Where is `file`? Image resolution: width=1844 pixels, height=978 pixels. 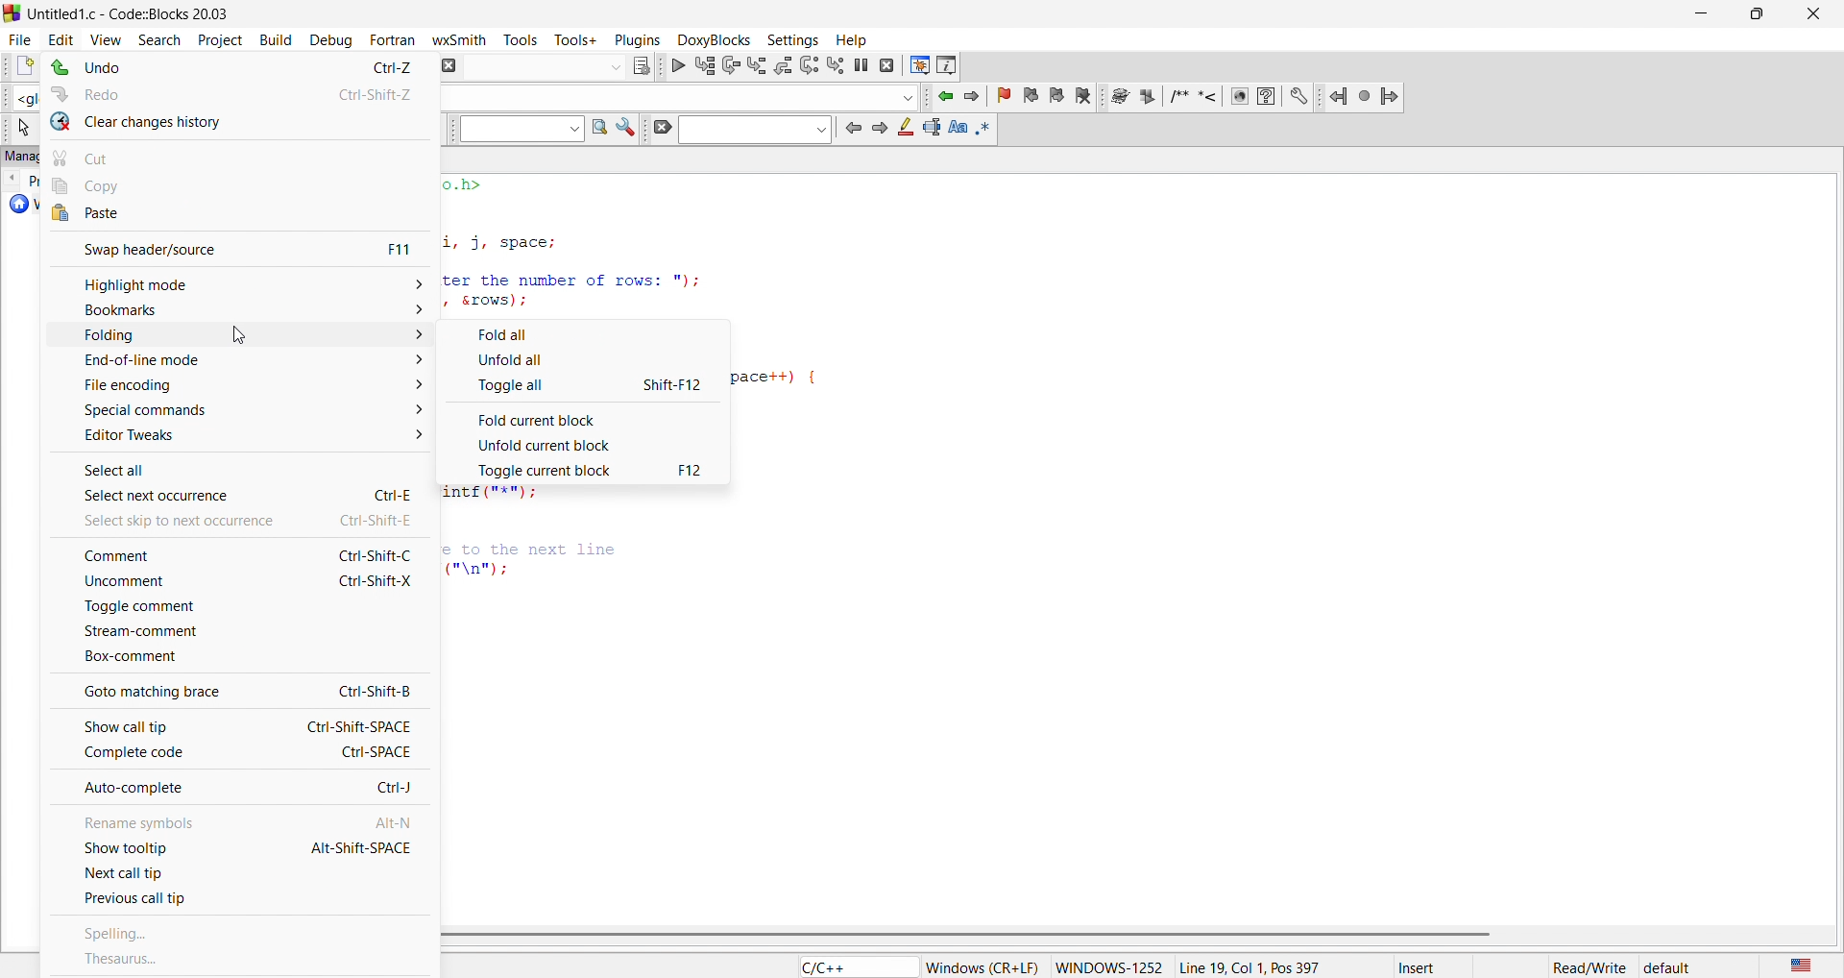 file is located at coordinates (17, 37).